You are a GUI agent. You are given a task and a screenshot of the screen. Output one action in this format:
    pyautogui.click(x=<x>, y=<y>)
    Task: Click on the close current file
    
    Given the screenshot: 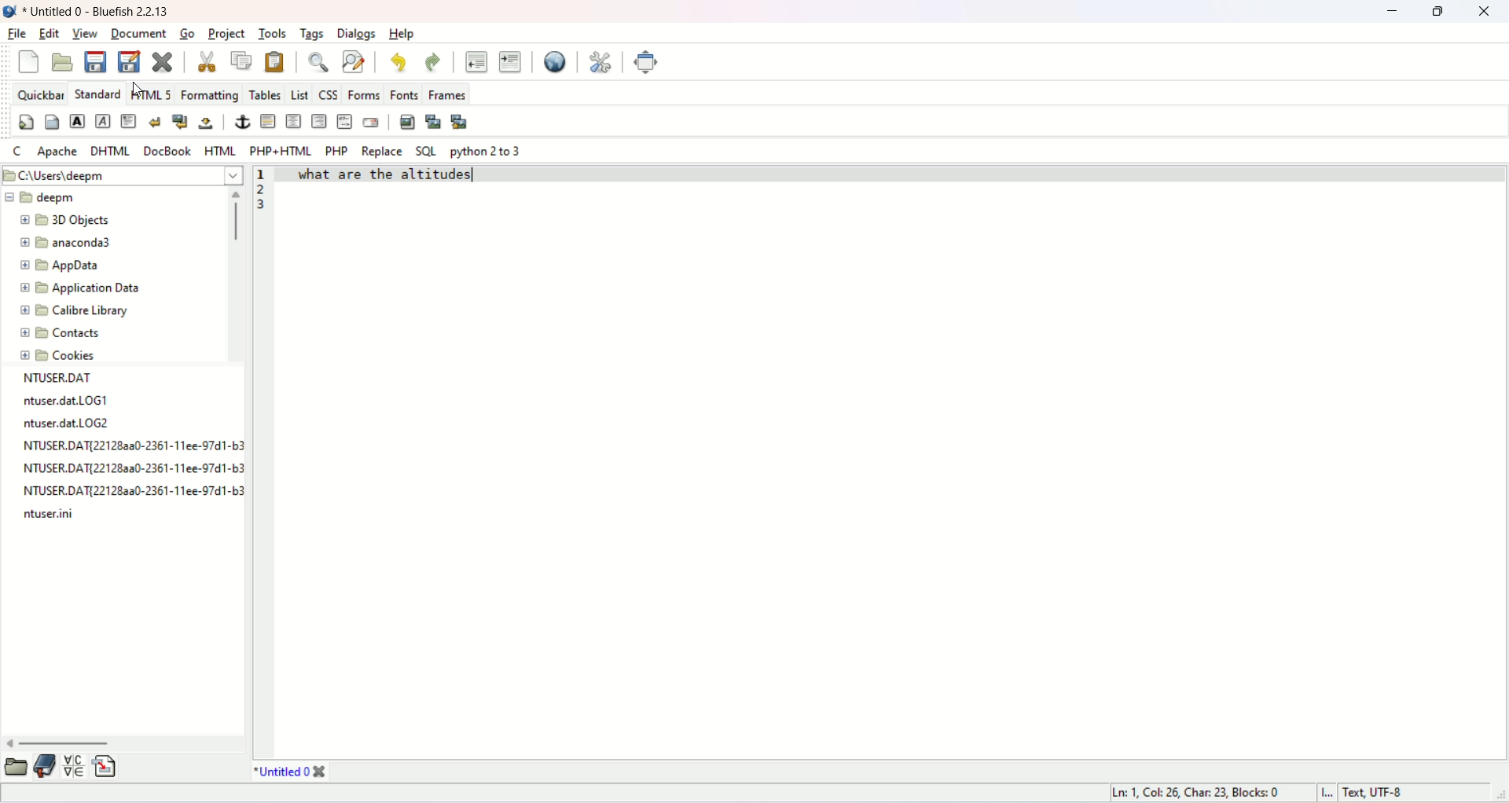 What is the action you would take?
    pyautogui.click(x=161, y=62)
    